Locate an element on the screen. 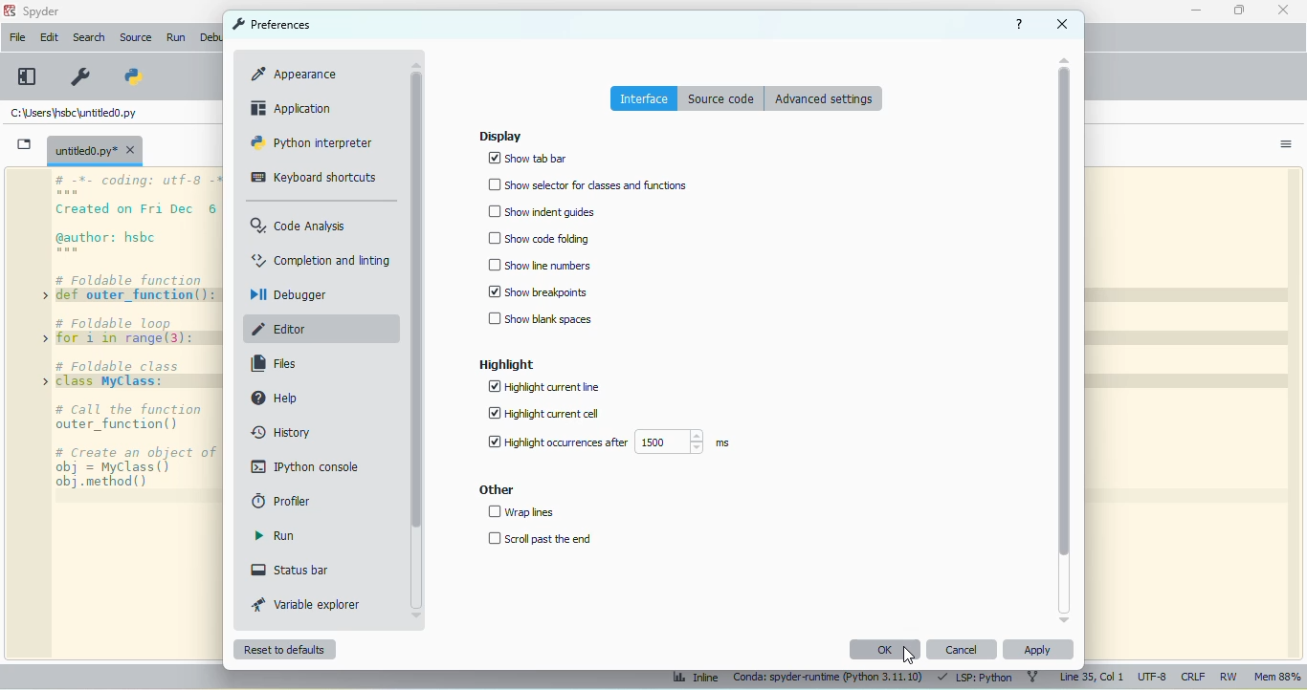 The height and width of the screenshot is (690, 1307). apply is located at coordinates (1037, 649).